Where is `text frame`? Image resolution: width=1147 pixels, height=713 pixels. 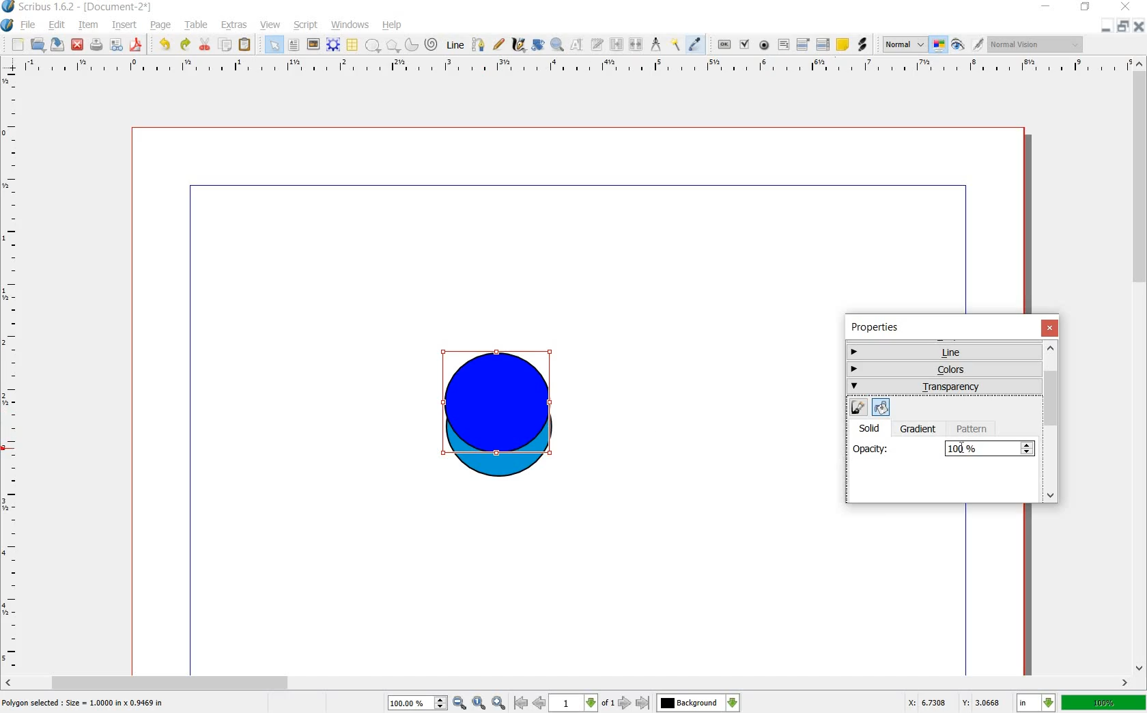
text frame is located at coordinates (294, 45).